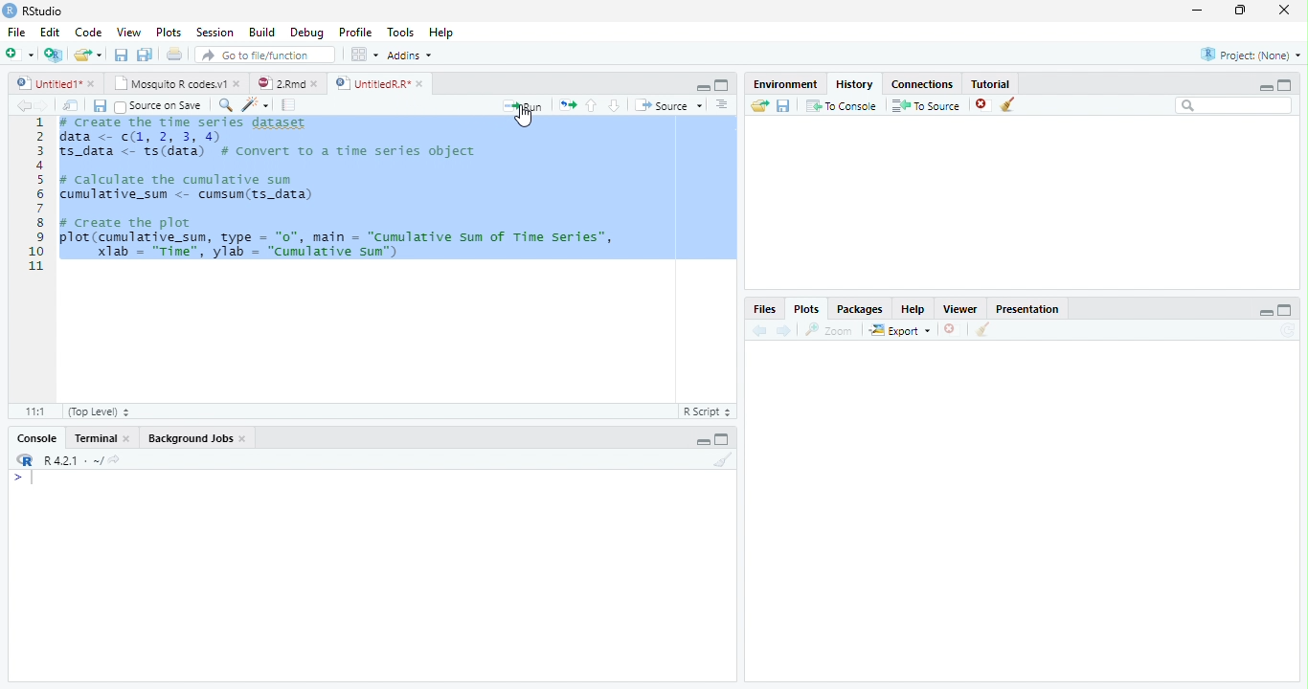 The width and height of the screenshot is (1308, 689). What do you see at coordinates (913, 310) in the screenshot?
I see `Help` at bounding box center [913, 310].